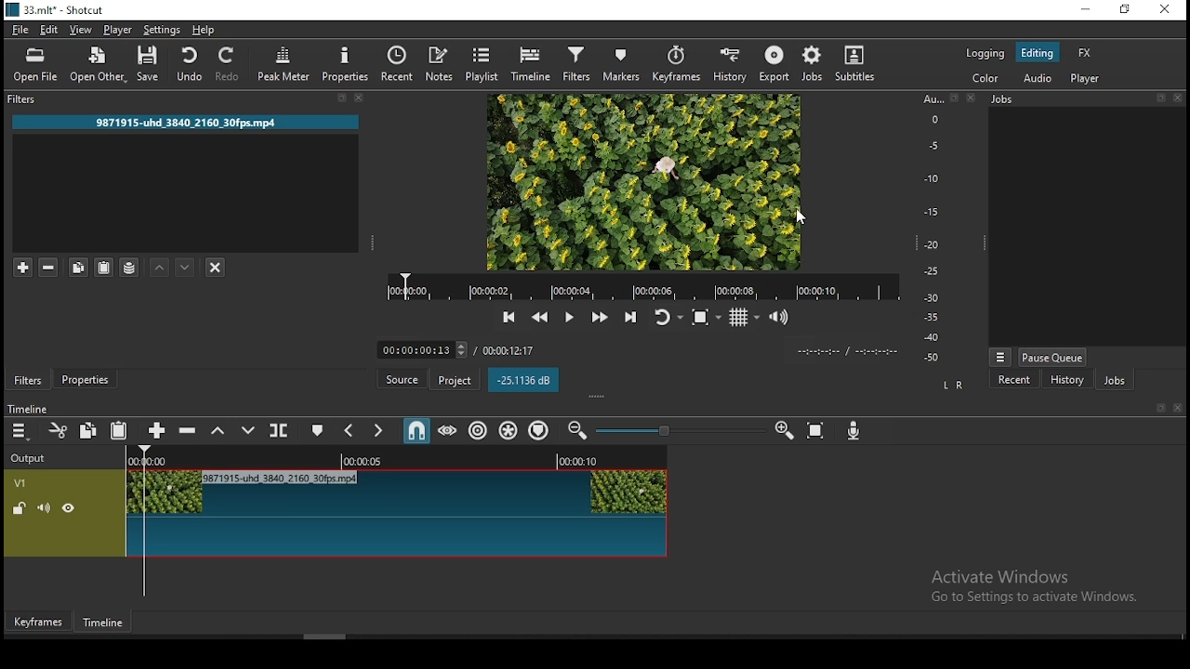 Image resolution: width=1190 pixels, height=669 pixels. Describe the element at coordinates (1068, 378) in the screenshot. I see `history` at that location.